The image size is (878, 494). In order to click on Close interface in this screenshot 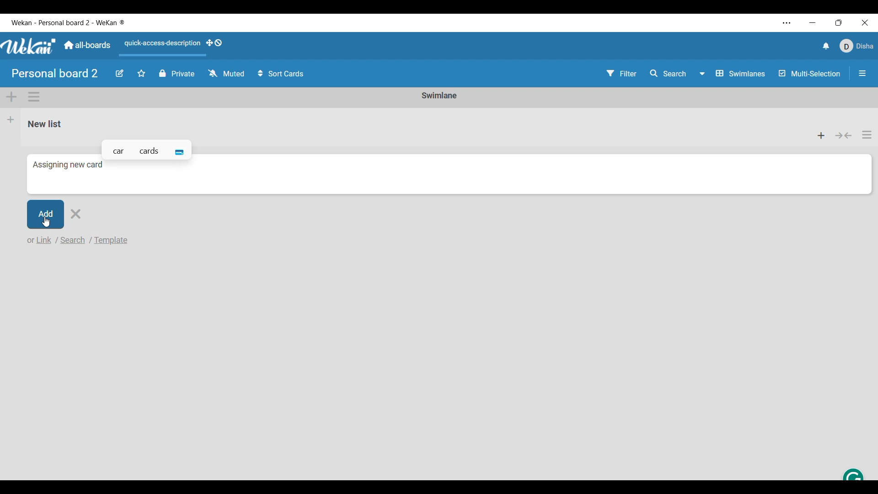, I will do `click(865, 22)`.